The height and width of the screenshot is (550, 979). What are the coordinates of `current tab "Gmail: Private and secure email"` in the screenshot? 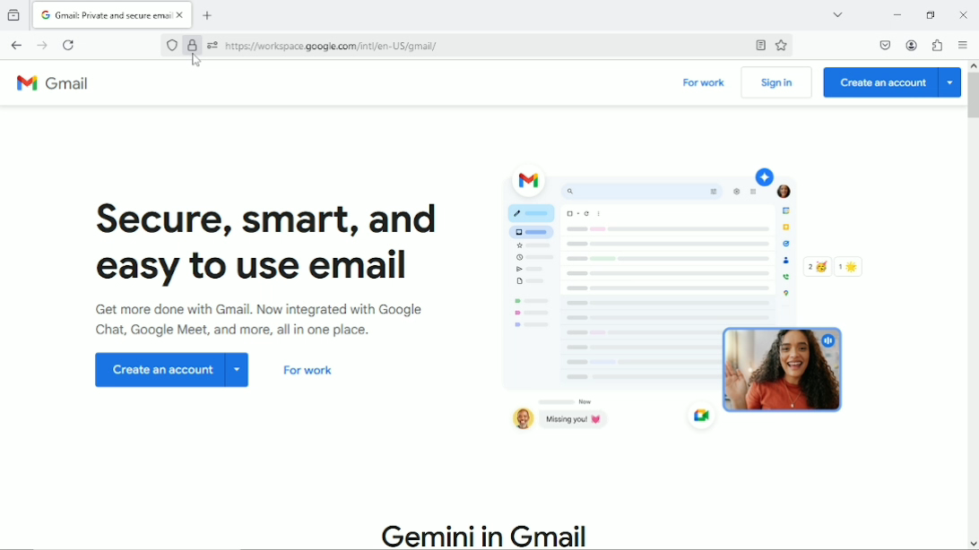 It's located at (104, 14).